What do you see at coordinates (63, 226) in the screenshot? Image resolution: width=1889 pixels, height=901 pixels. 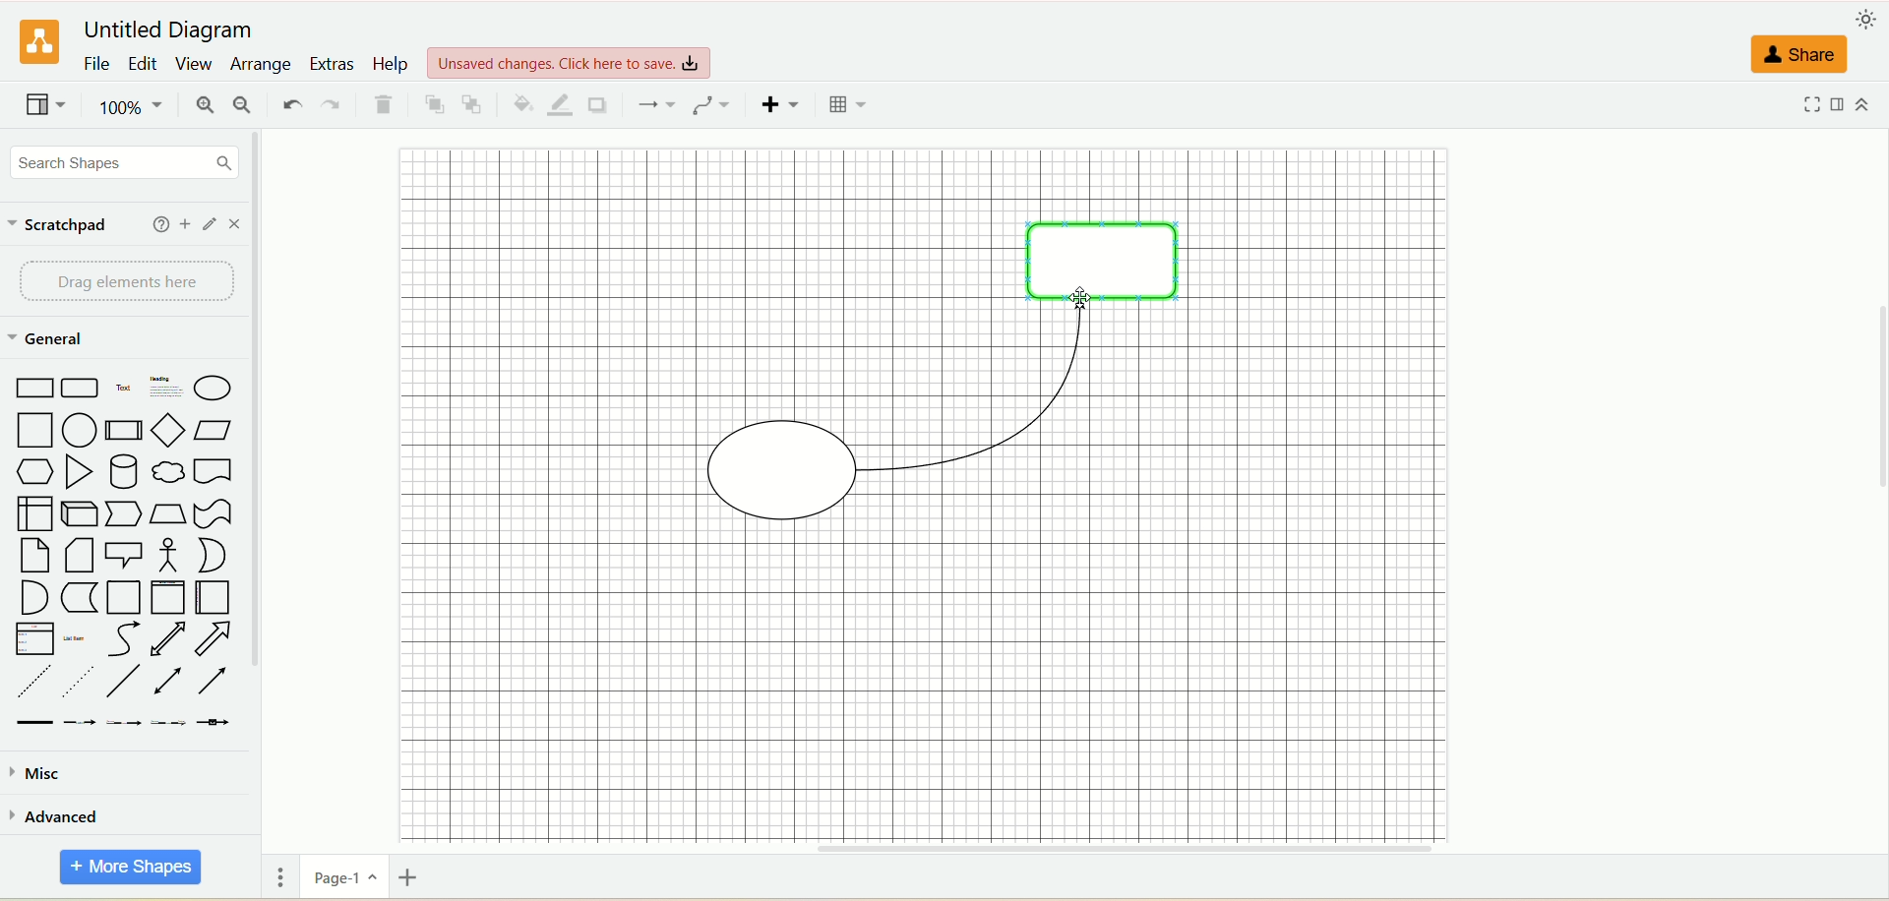 I see `scratchpad` at bounding box center [63, 226].